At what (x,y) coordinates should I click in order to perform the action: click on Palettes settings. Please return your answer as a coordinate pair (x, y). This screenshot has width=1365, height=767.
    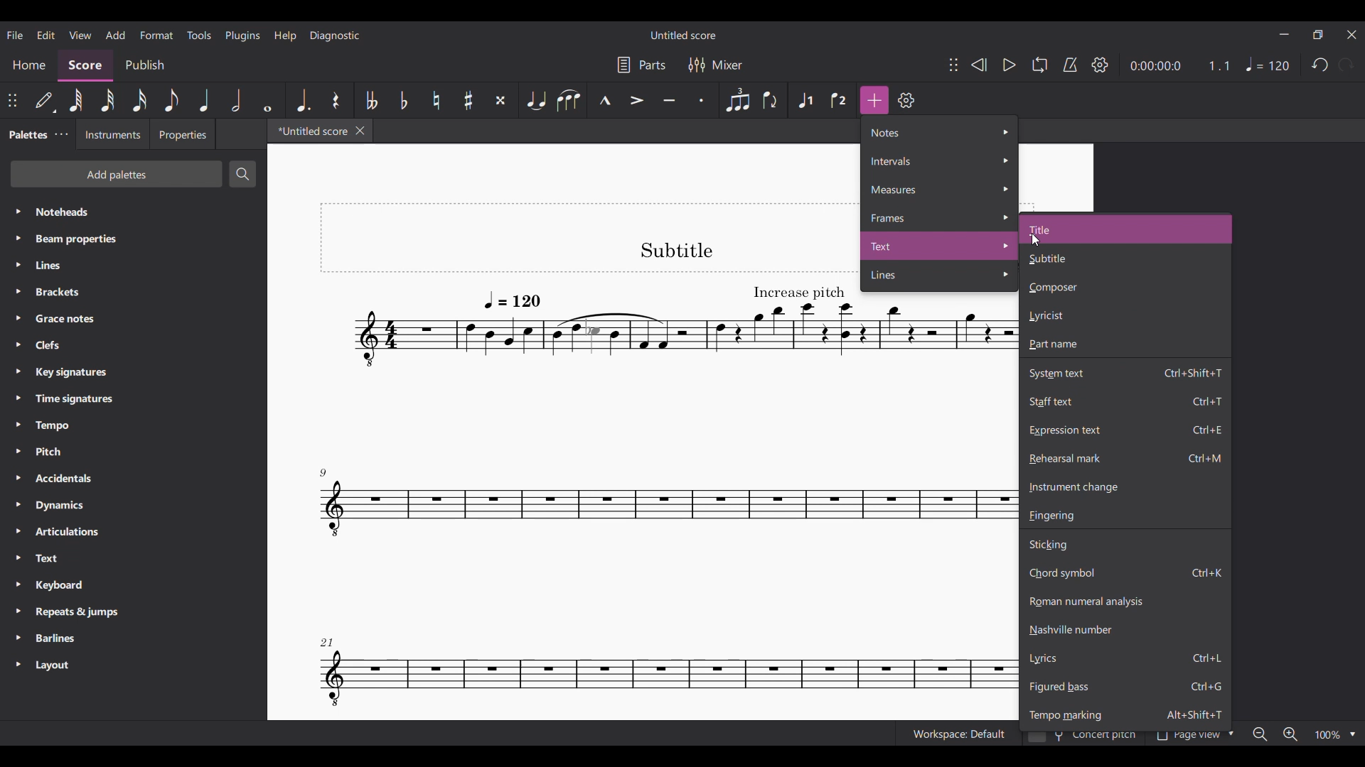
    Looking at the image, I should click on (62, 134).